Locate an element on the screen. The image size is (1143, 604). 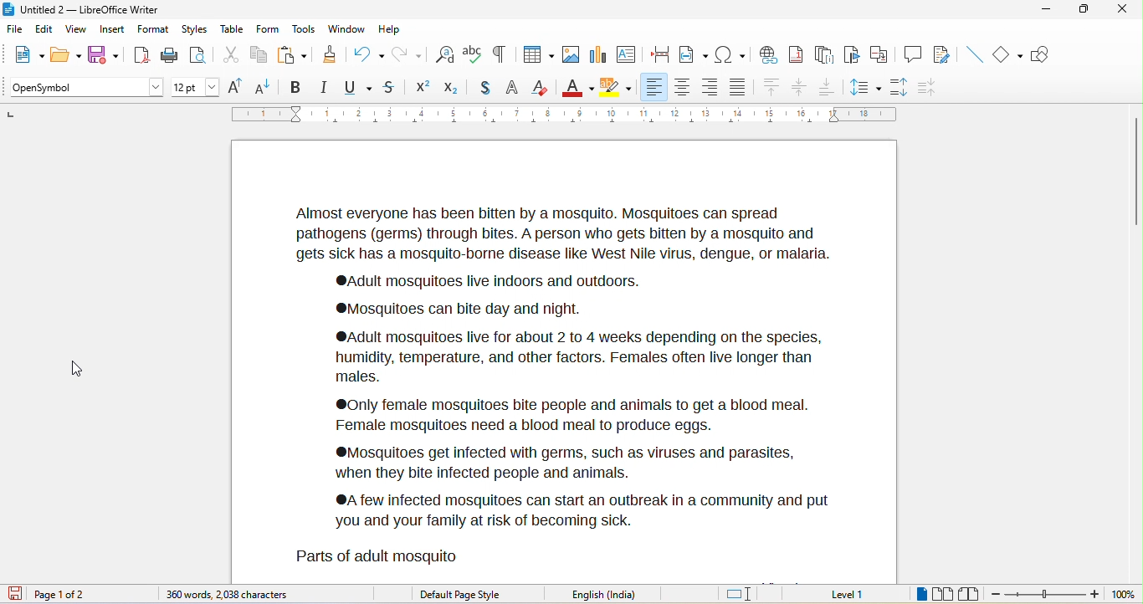
increase paragraph spacing is located at coordinates (900, 88).